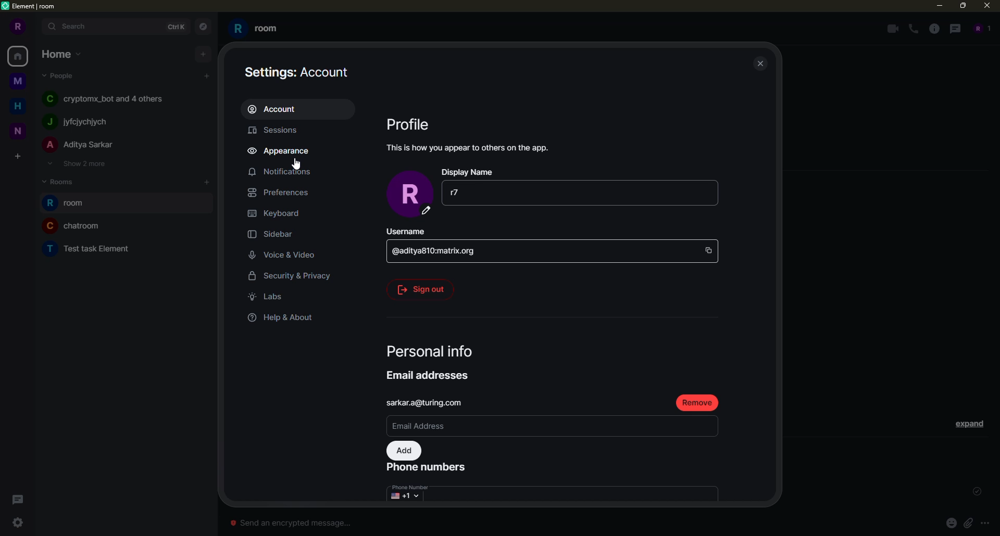 This screenshot has width=1000, height=536. What do you see at coordinates (438, 252) in the screenshot?
I see `id` at bounding box center [438, 252].